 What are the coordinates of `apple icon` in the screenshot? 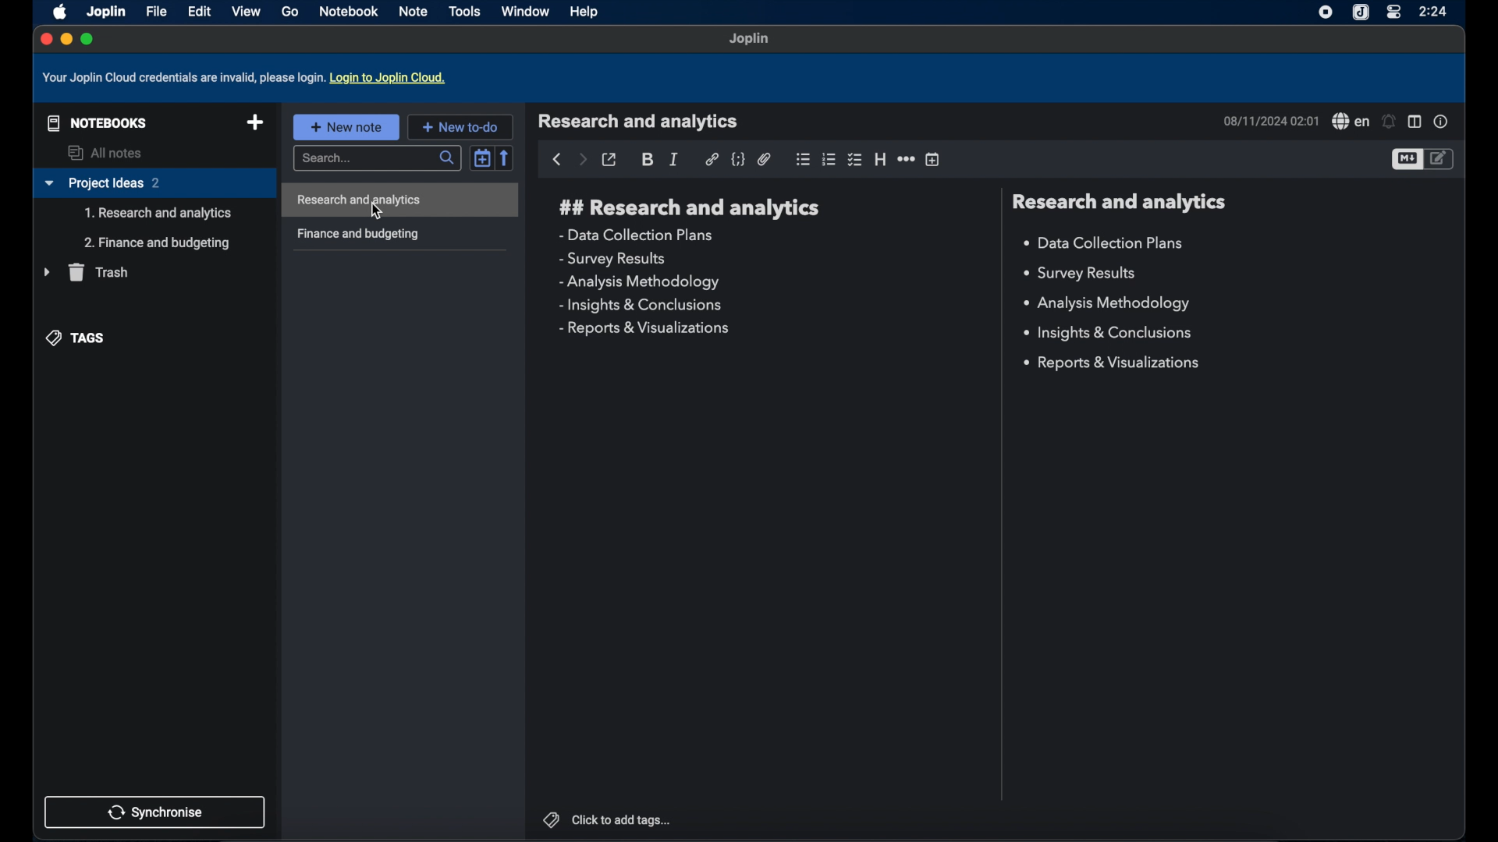 It's located at (57, 11).